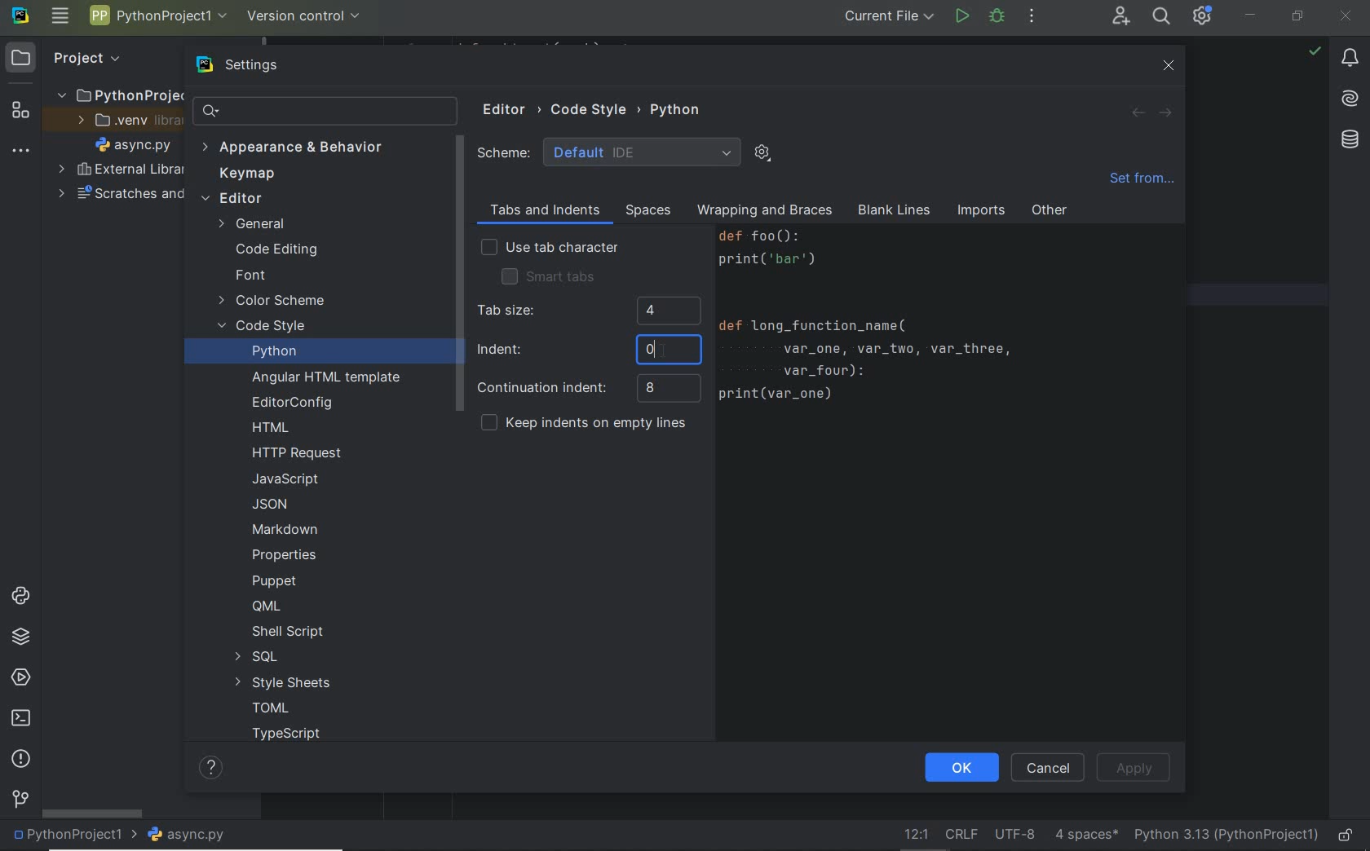 The width and height of the screenshot is (1370, 851). I want to click on use tab characters, so click(550, 249).